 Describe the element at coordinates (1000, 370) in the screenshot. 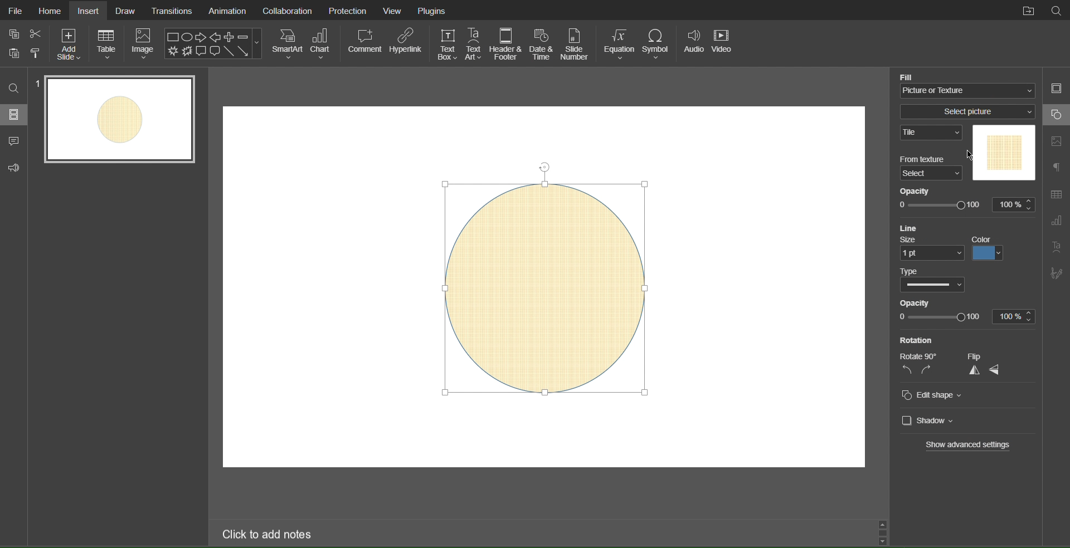

I see `flip sideways` at that location.